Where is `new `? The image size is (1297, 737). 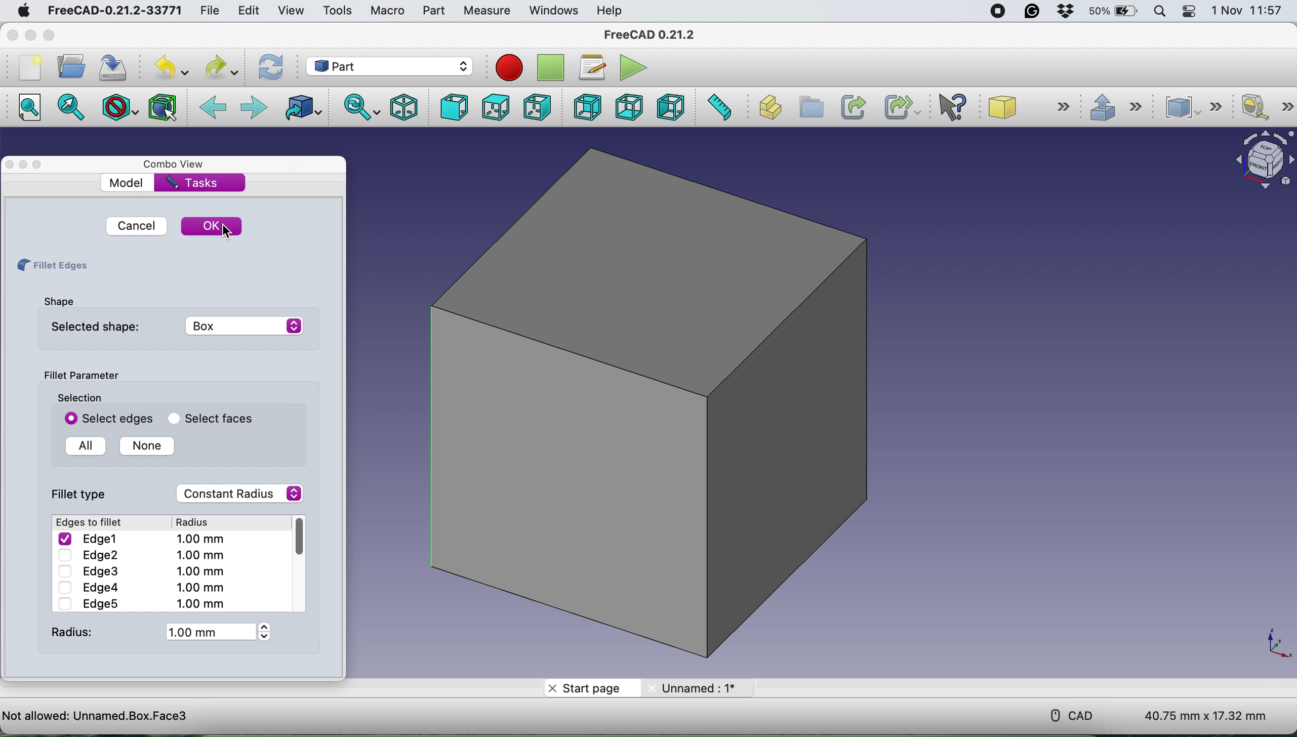 new  is located at coordinates (30, 67).